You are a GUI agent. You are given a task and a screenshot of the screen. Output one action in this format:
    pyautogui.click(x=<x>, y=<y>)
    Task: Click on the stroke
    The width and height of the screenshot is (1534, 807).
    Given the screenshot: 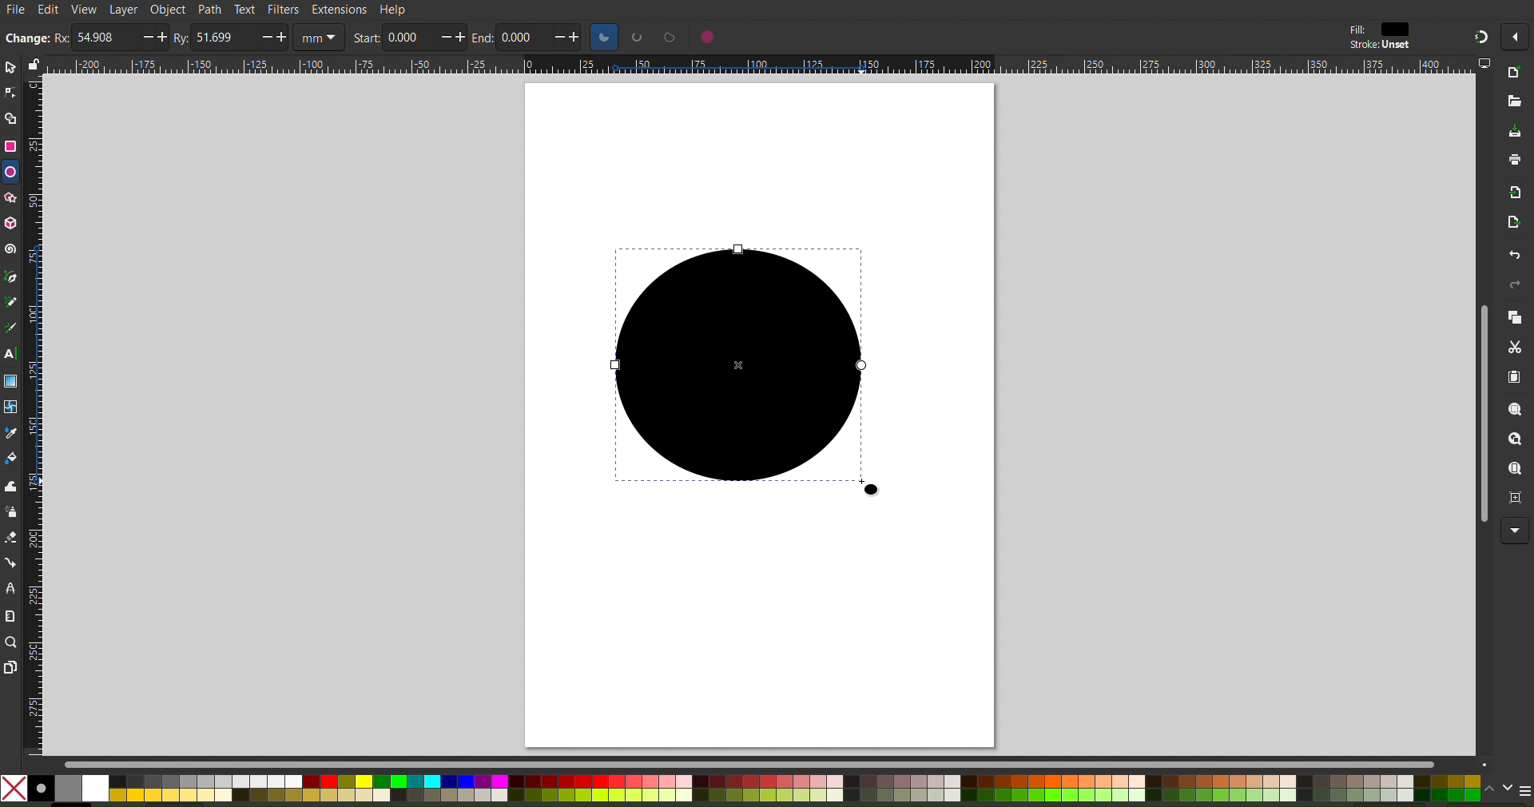 What is the action you would take?
    pyautogui.click(x=1381, y=45)
    